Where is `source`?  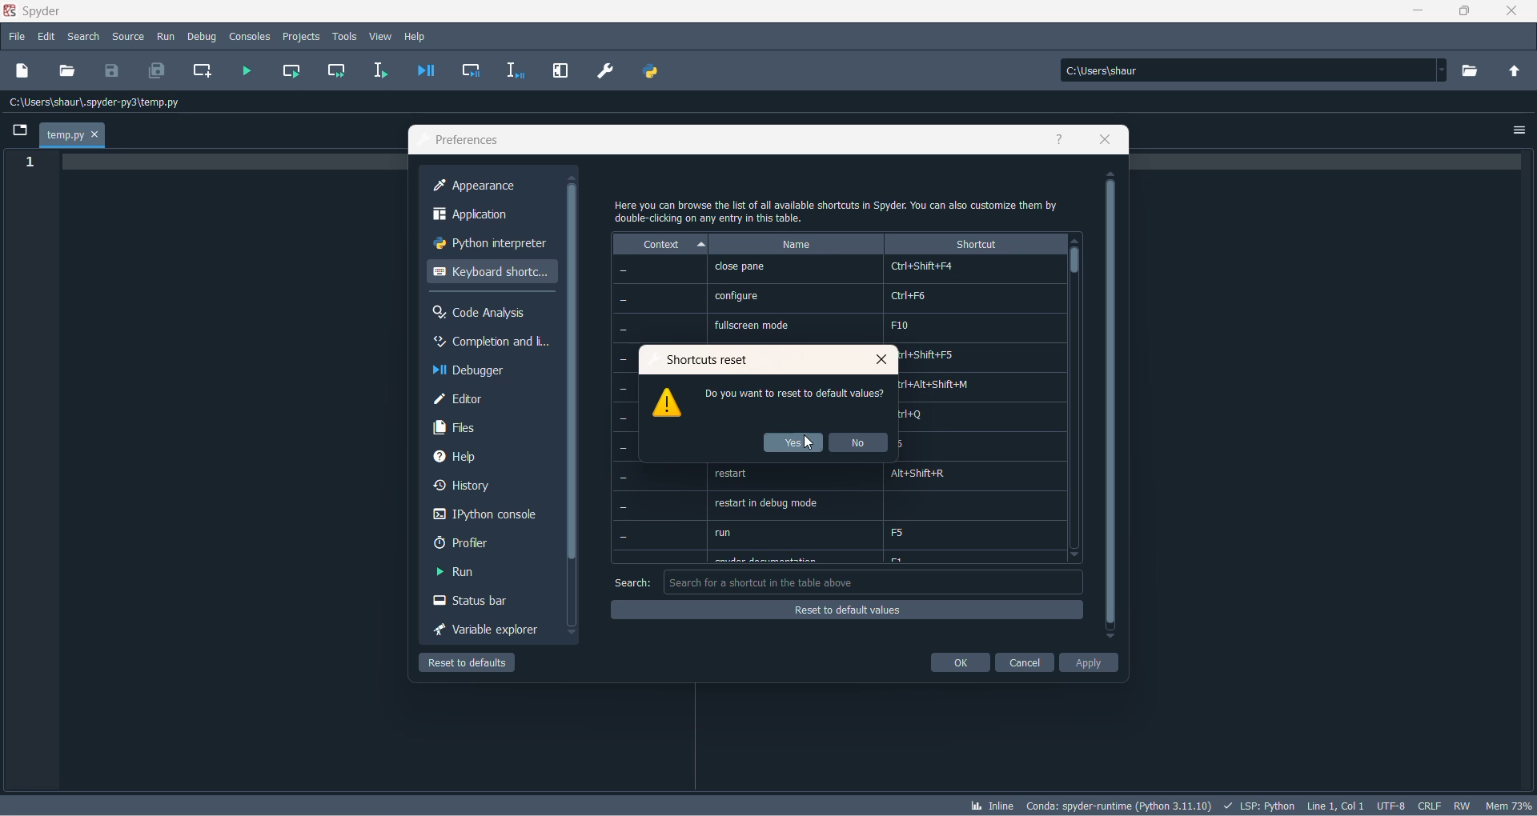 source is located at coordinates (126, 37).